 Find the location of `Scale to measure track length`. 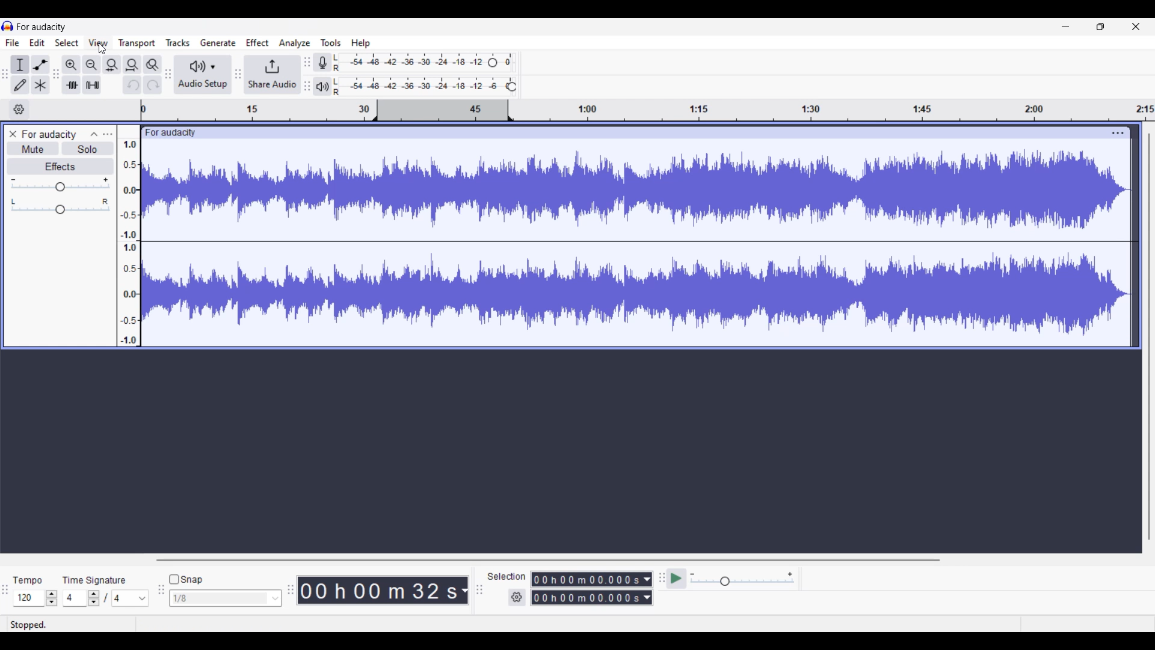

Scale to measure track length is located at coordinates (647, 110).